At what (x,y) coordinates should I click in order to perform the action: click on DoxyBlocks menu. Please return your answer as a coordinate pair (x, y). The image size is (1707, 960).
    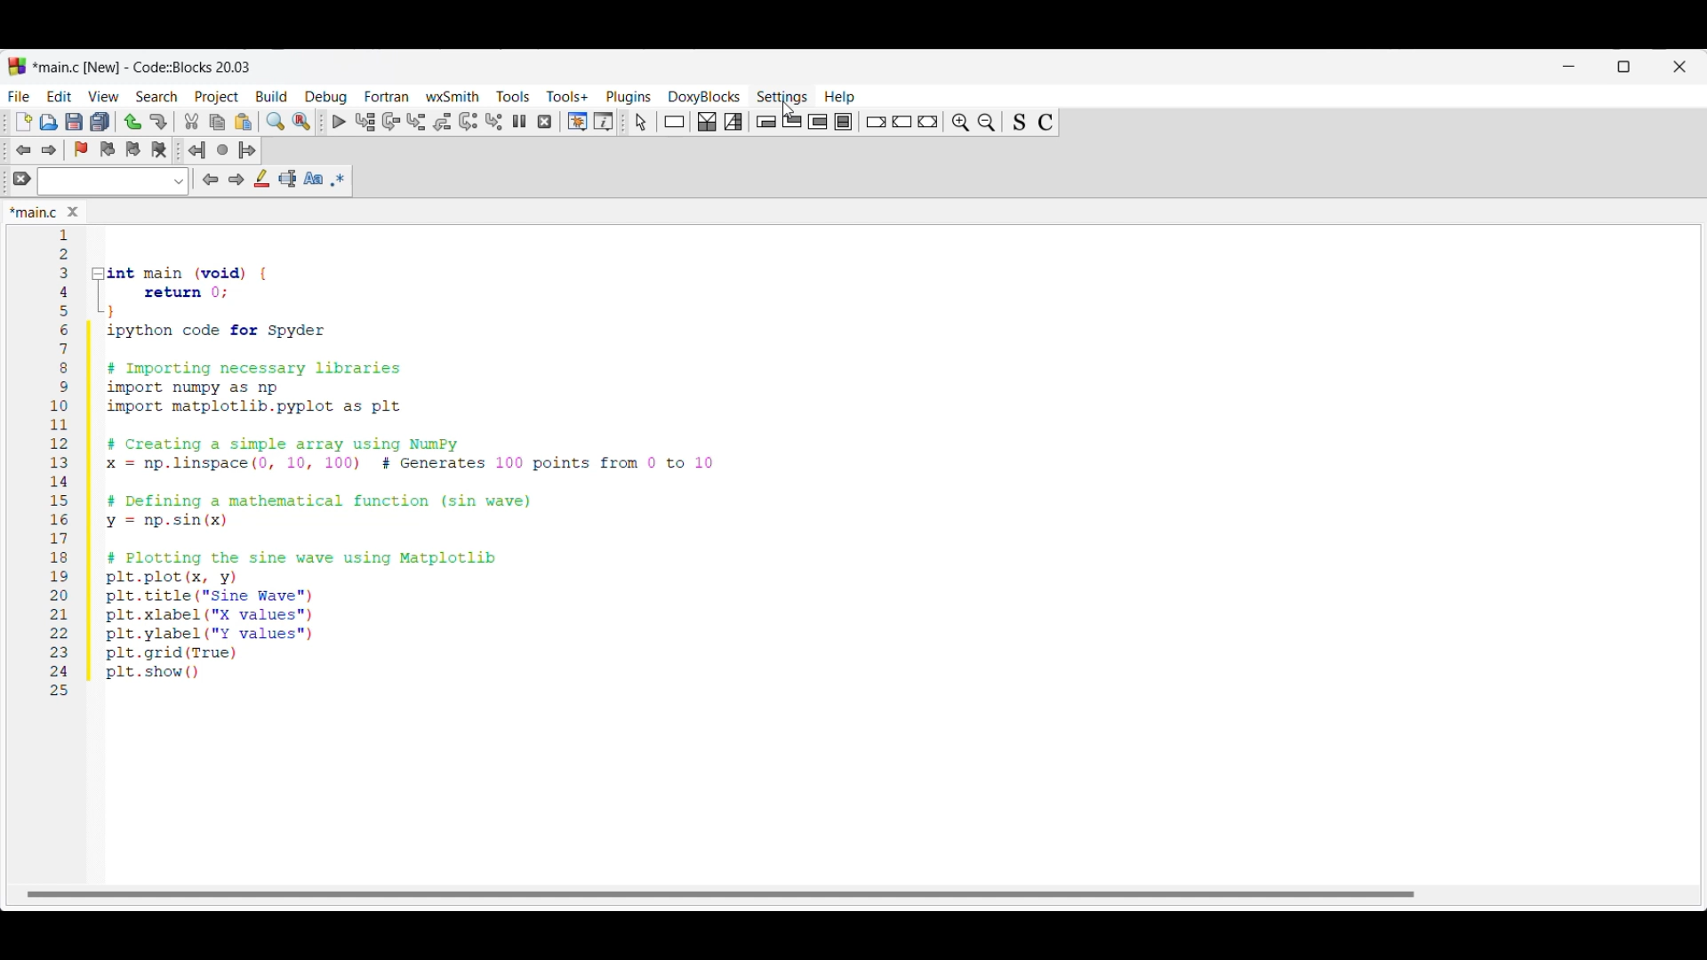
    Looking at the image, I should click on (704, 96).